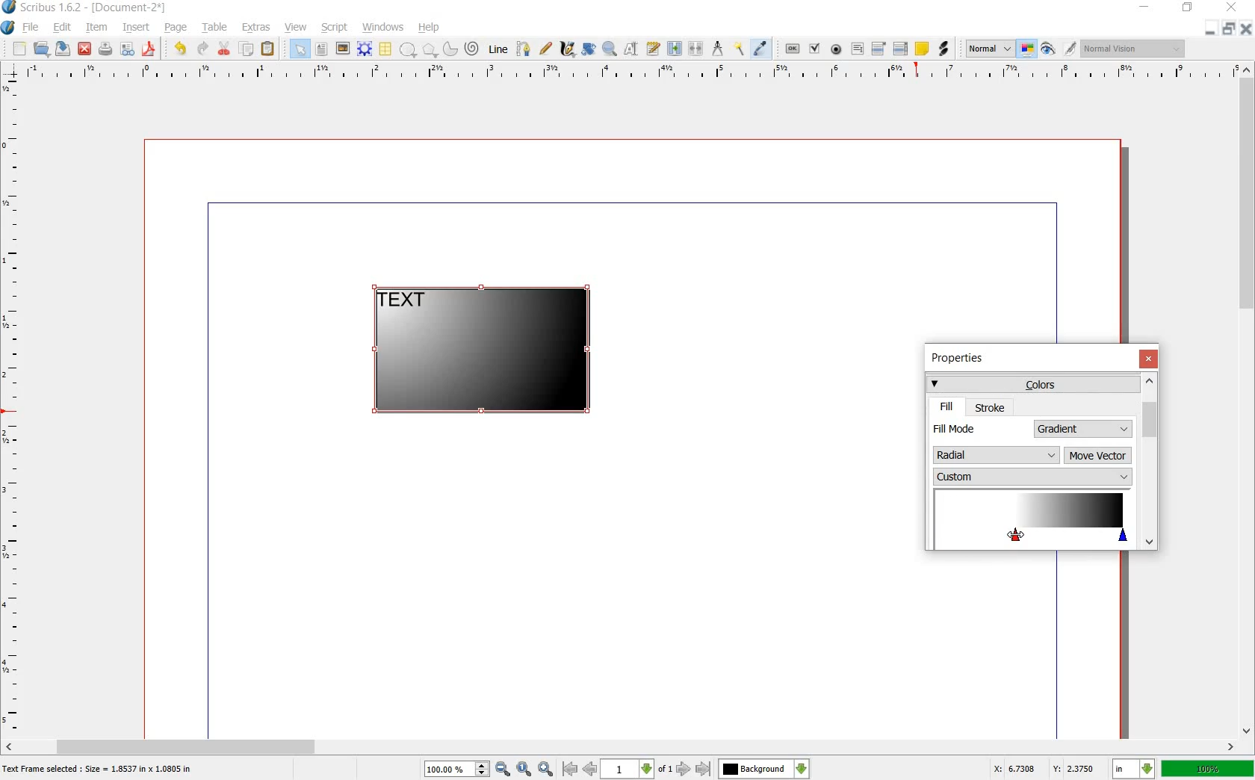  I want to click on minimize, so click(1211, 30).